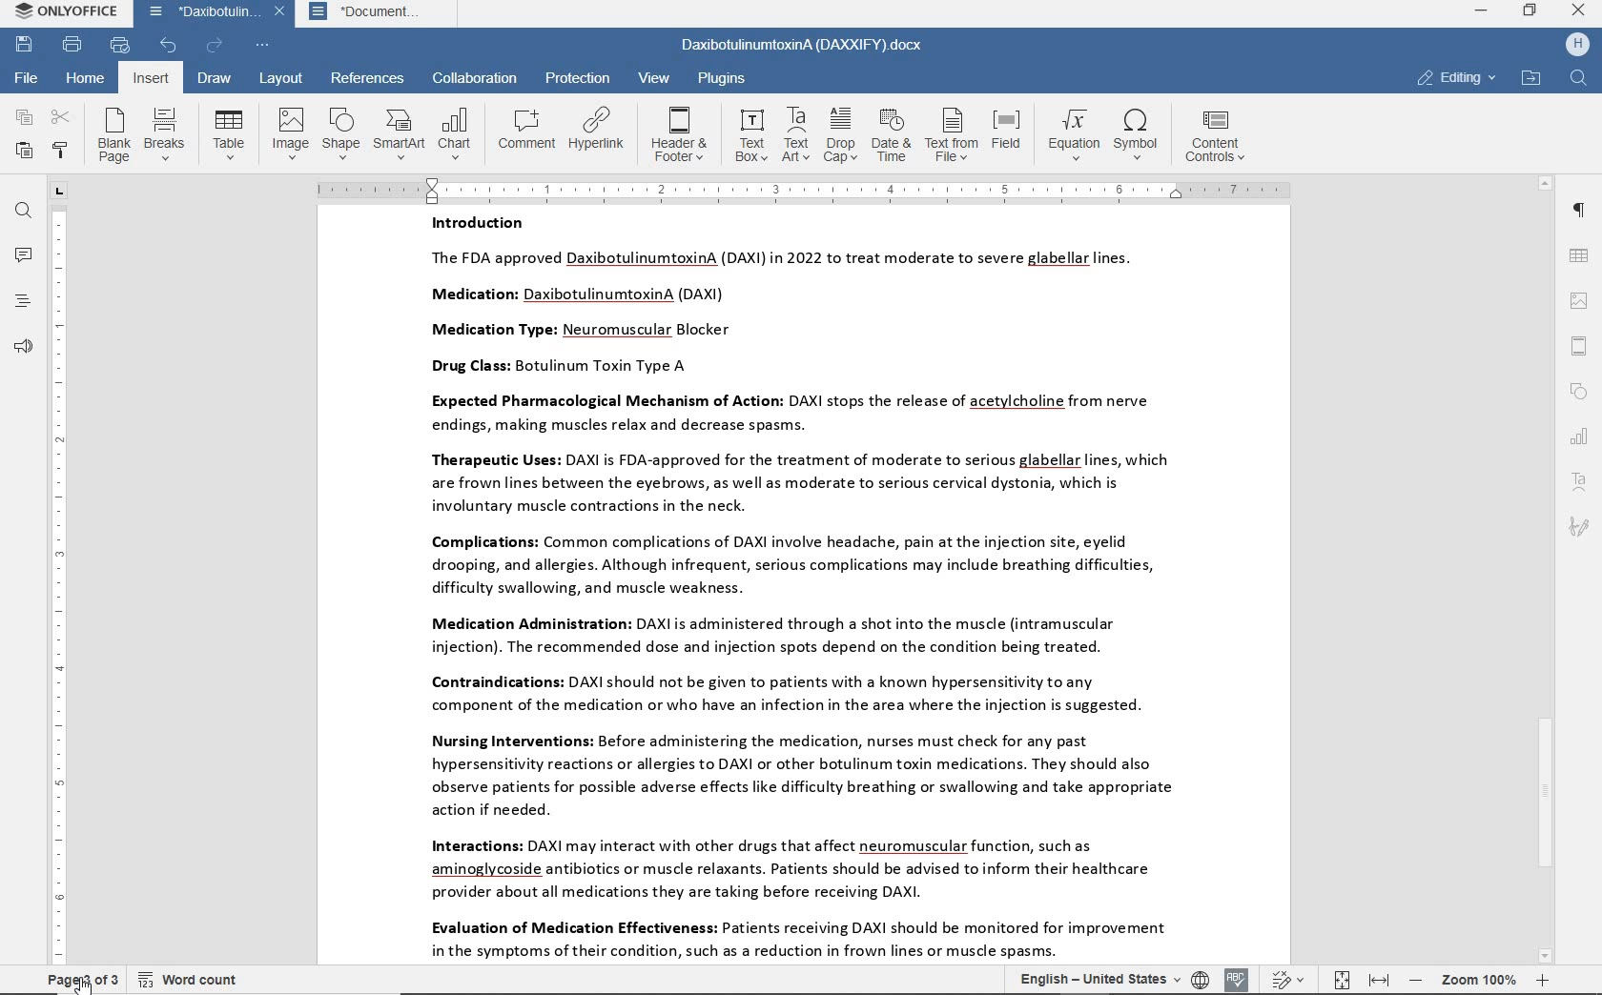  Describe the element at coordinates (1580, 257) in the screenshot. I see `table` at that location.